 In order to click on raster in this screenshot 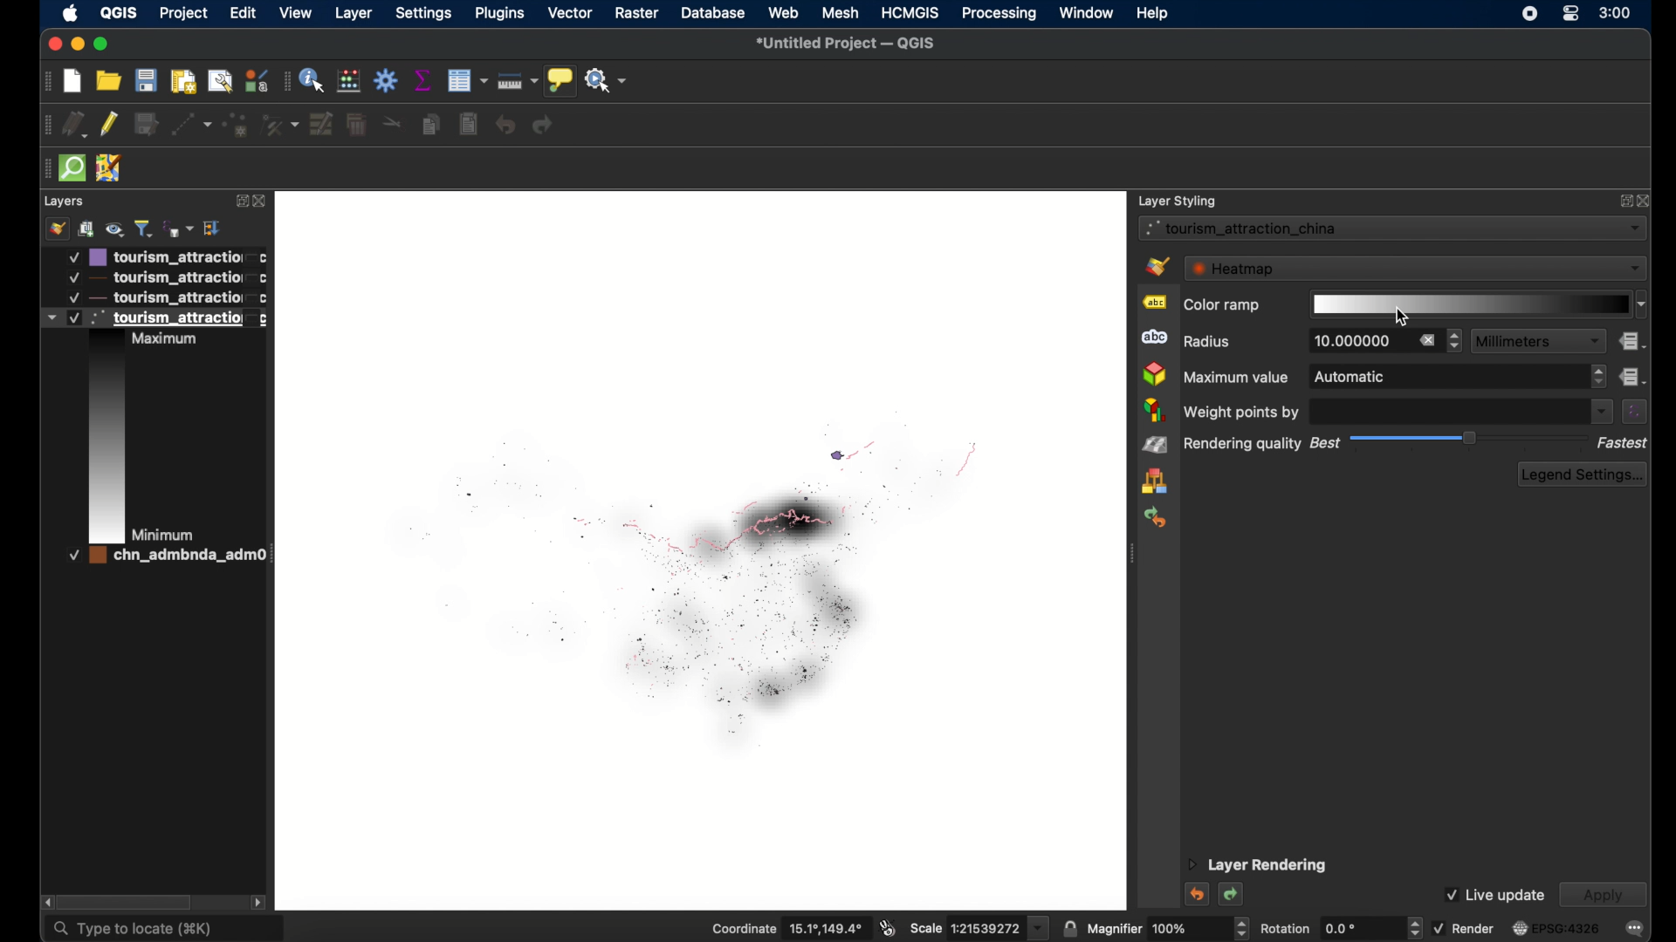, I will do `click(638, 13)`.